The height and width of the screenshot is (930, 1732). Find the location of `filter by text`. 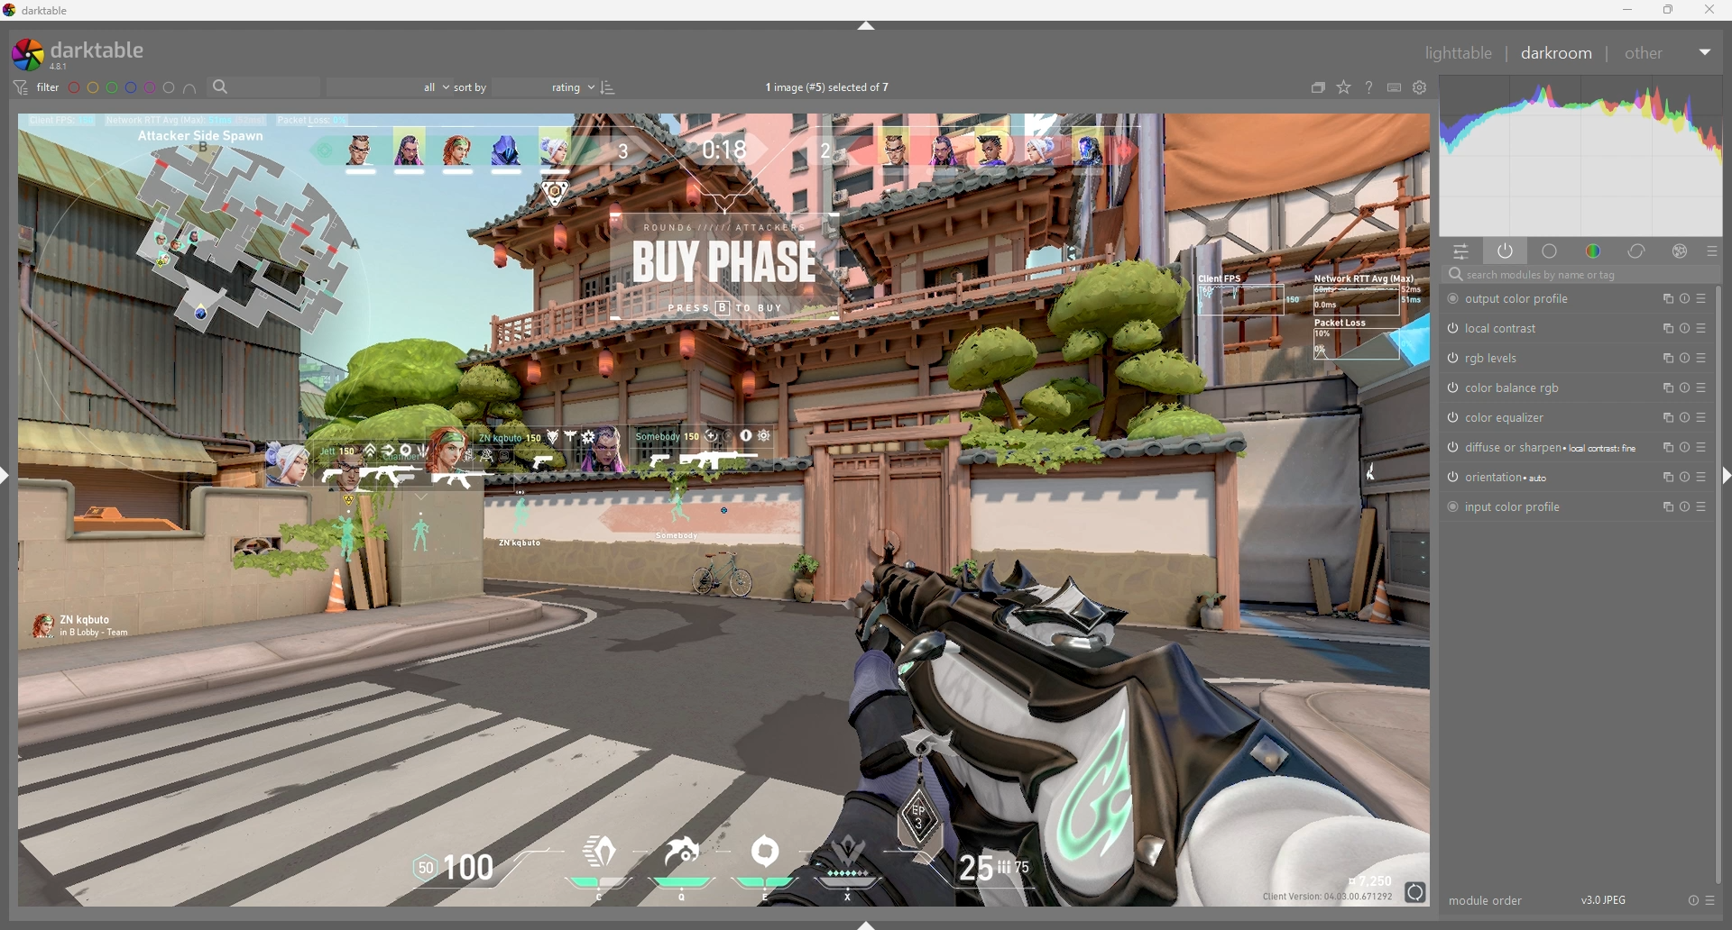

filter by text is located at coordinates (263, 87).